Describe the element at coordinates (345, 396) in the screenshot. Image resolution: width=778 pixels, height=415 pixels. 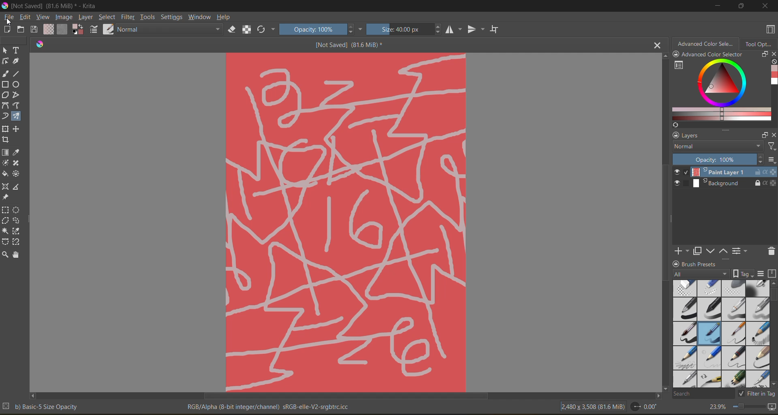
I see `horizontal scroll bar` at that location.